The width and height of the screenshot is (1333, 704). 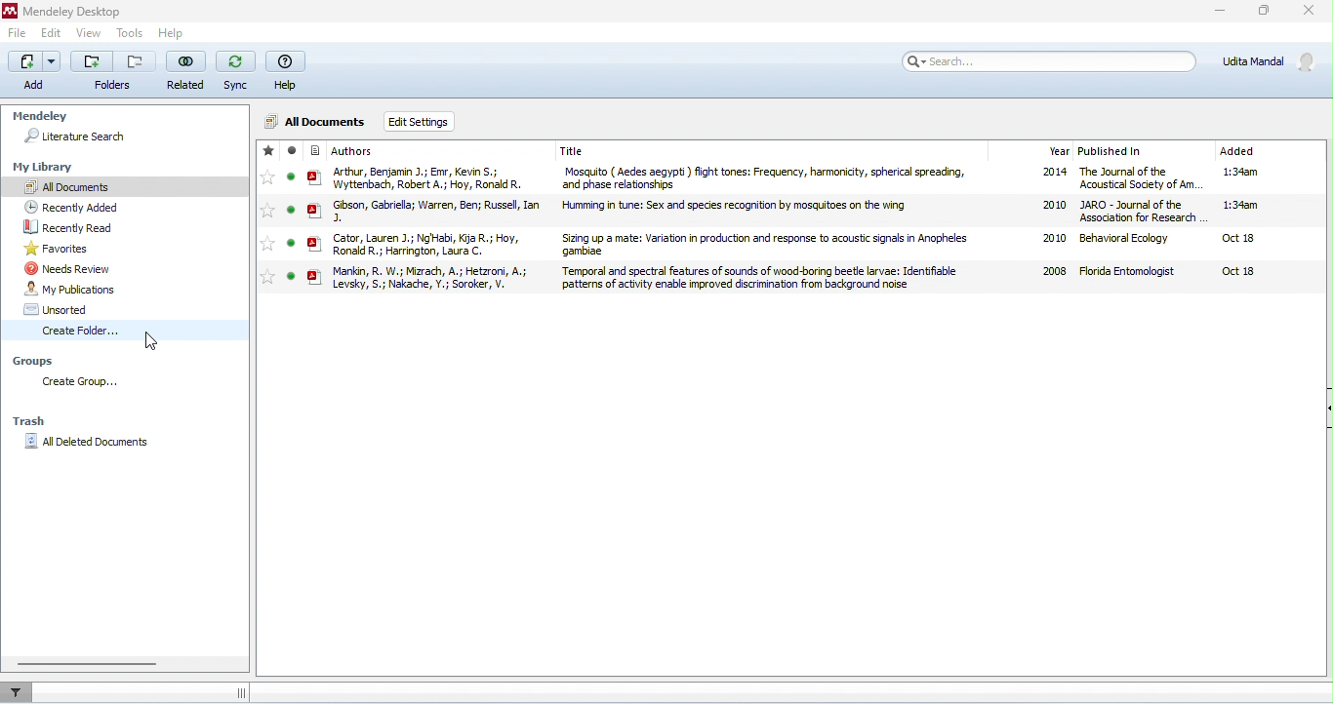 I want to click on show or hide document details, so click(x=1324, y=411).